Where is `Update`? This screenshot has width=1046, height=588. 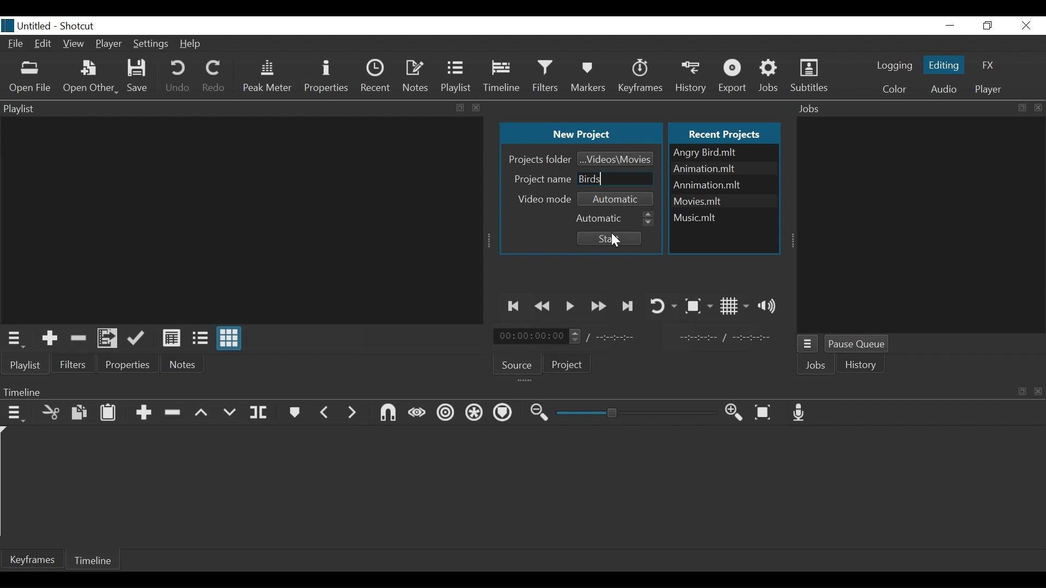 Update is located at coordinates (138, 339).